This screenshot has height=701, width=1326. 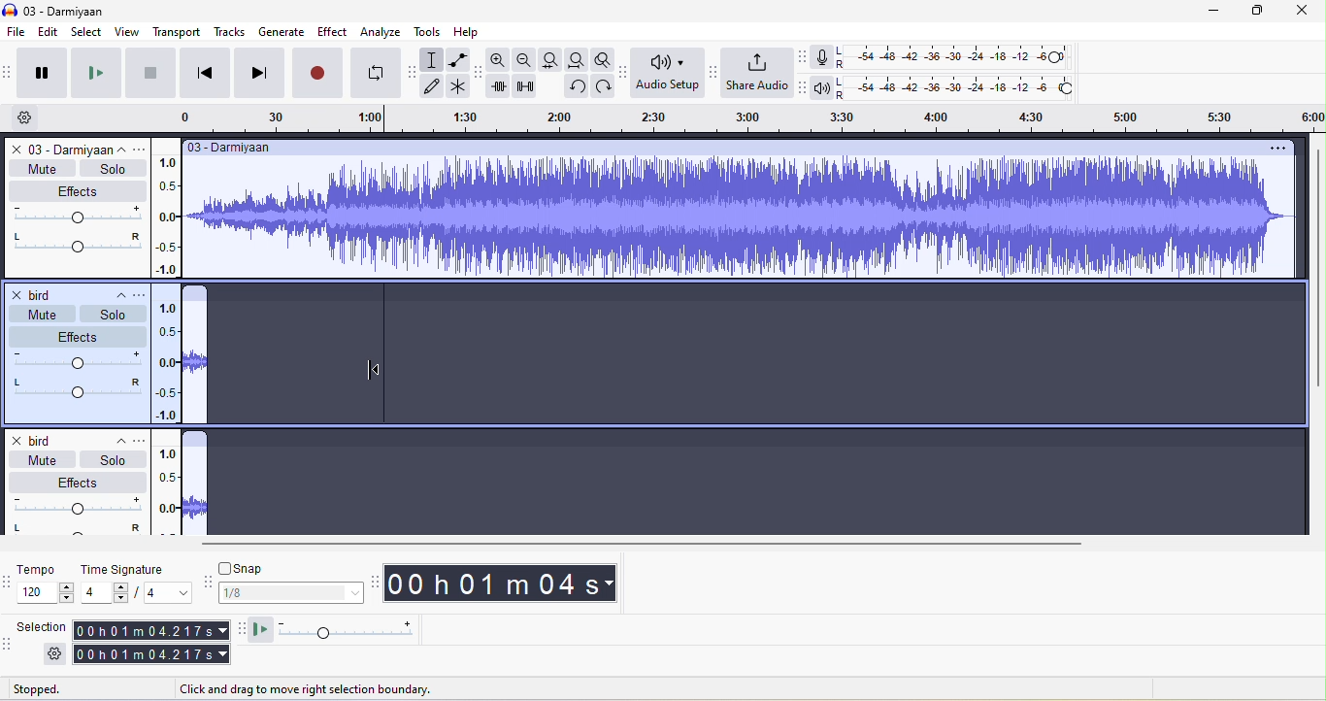 I want to click on audacity time toolbar, so click(x=377, y=581).